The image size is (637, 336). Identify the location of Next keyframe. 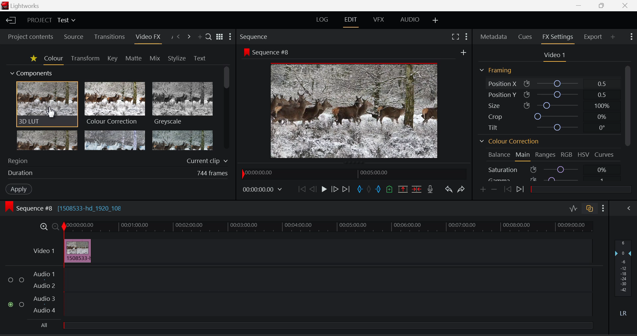
(520, 189).